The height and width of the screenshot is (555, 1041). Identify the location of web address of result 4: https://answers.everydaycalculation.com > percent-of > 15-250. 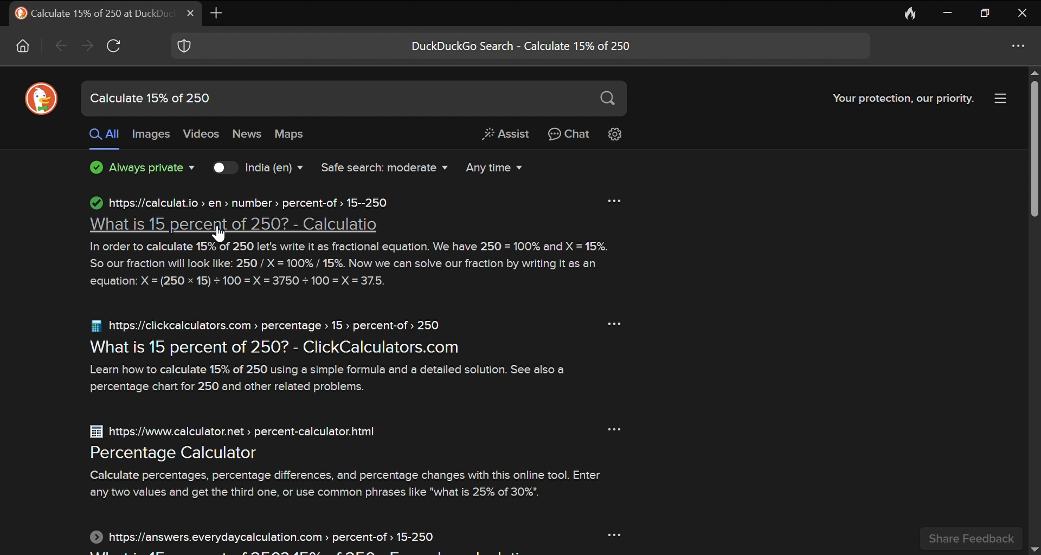
(269, 537).